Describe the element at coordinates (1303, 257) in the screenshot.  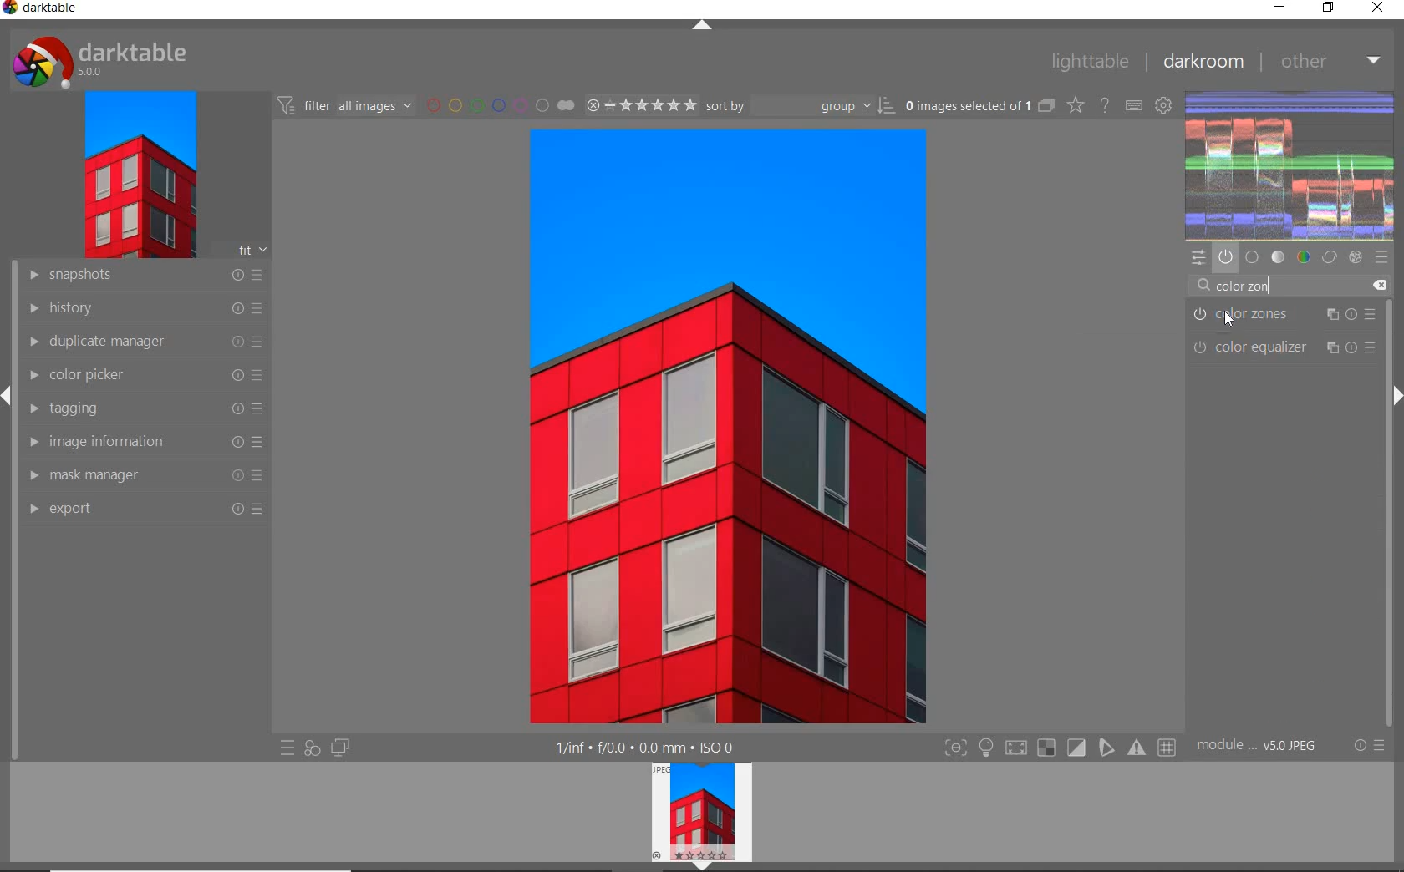
I see `color` at that location.